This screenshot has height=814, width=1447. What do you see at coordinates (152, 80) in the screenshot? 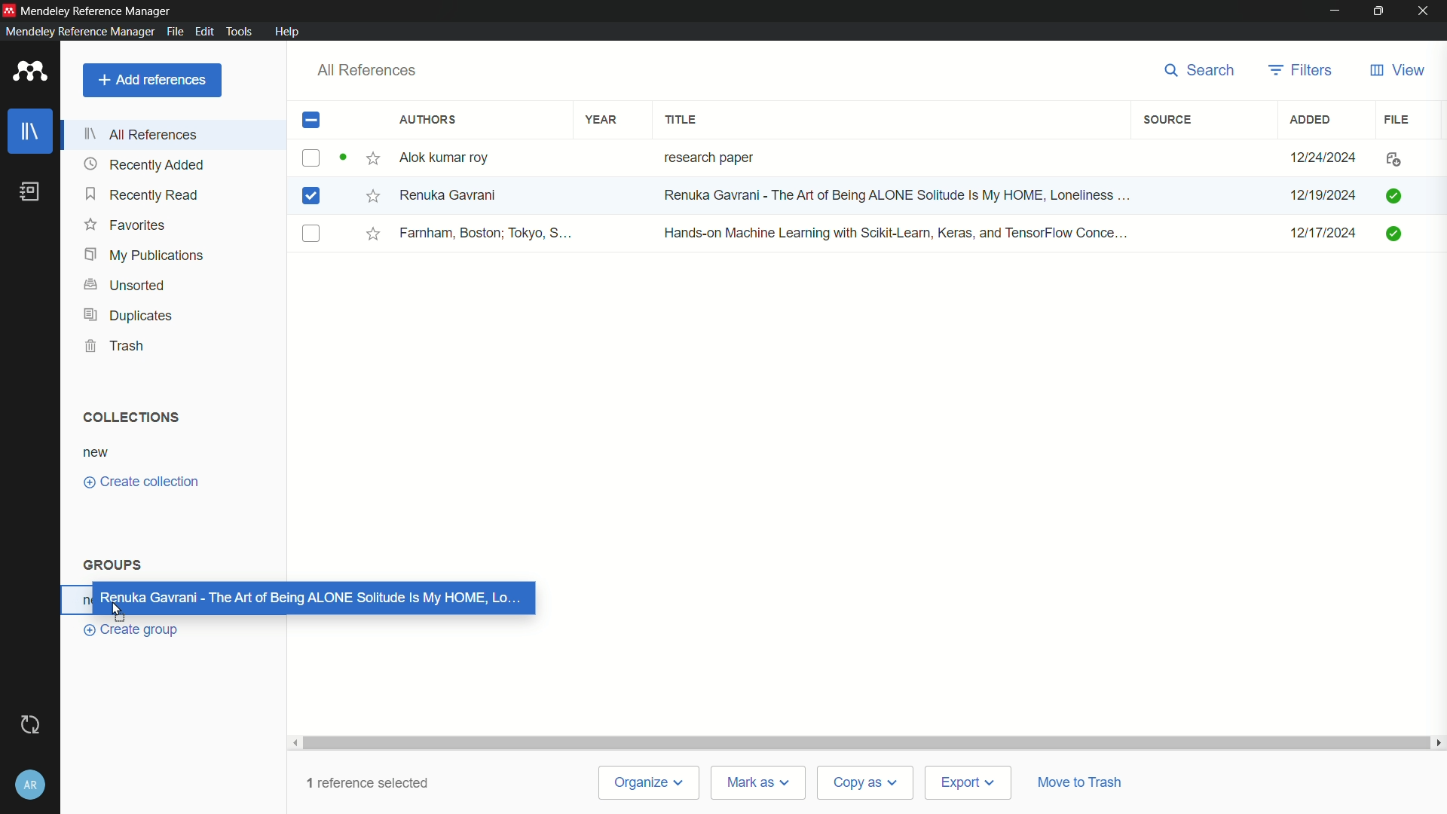
I see `add references` at bounding box center [152, 80].